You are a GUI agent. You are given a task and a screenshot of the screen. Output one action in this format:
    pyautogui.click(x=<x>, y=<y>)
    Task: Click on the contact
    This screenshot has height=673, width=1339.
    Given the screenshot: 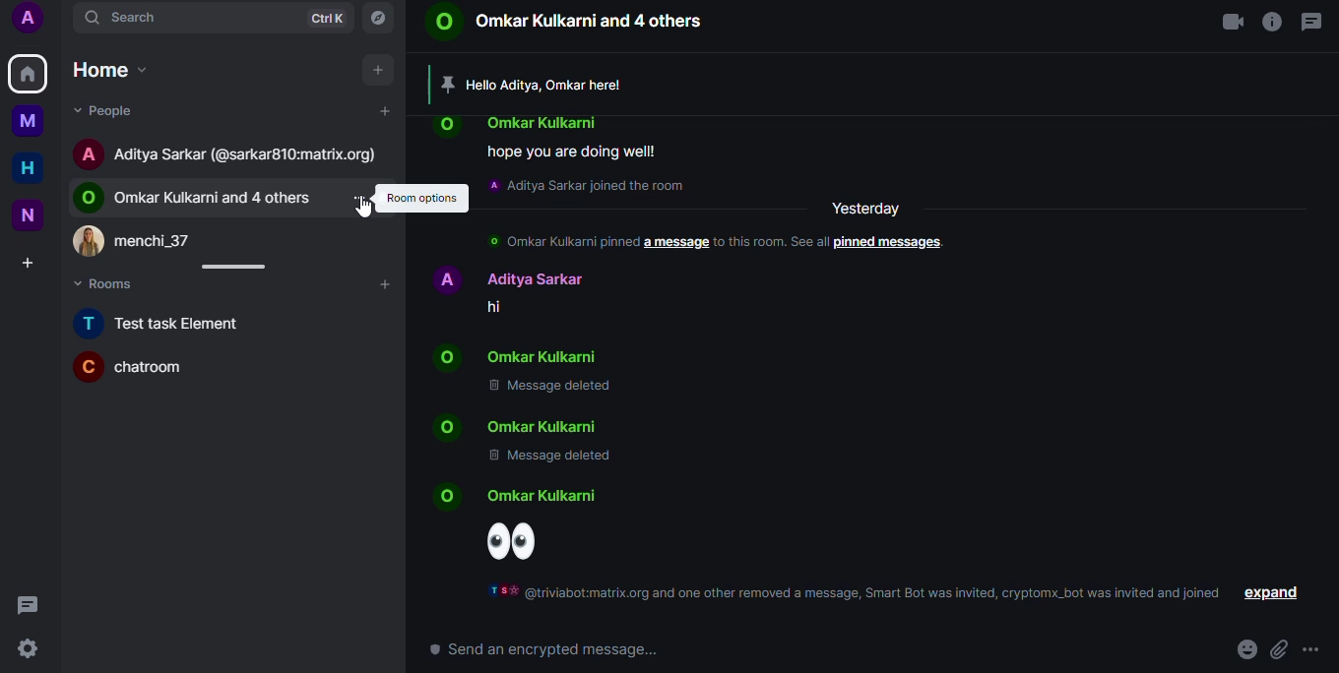 What is the action you would take?
    pyautogui.click(x=200, y=197)
    